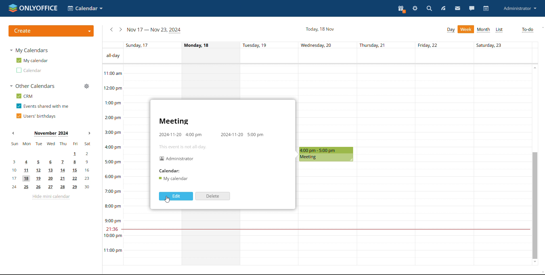  I want to click on create, so click(51, 31).